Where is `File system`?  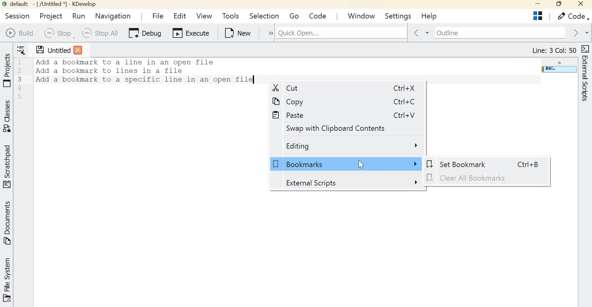
File system is located at coordinates (8, 279).